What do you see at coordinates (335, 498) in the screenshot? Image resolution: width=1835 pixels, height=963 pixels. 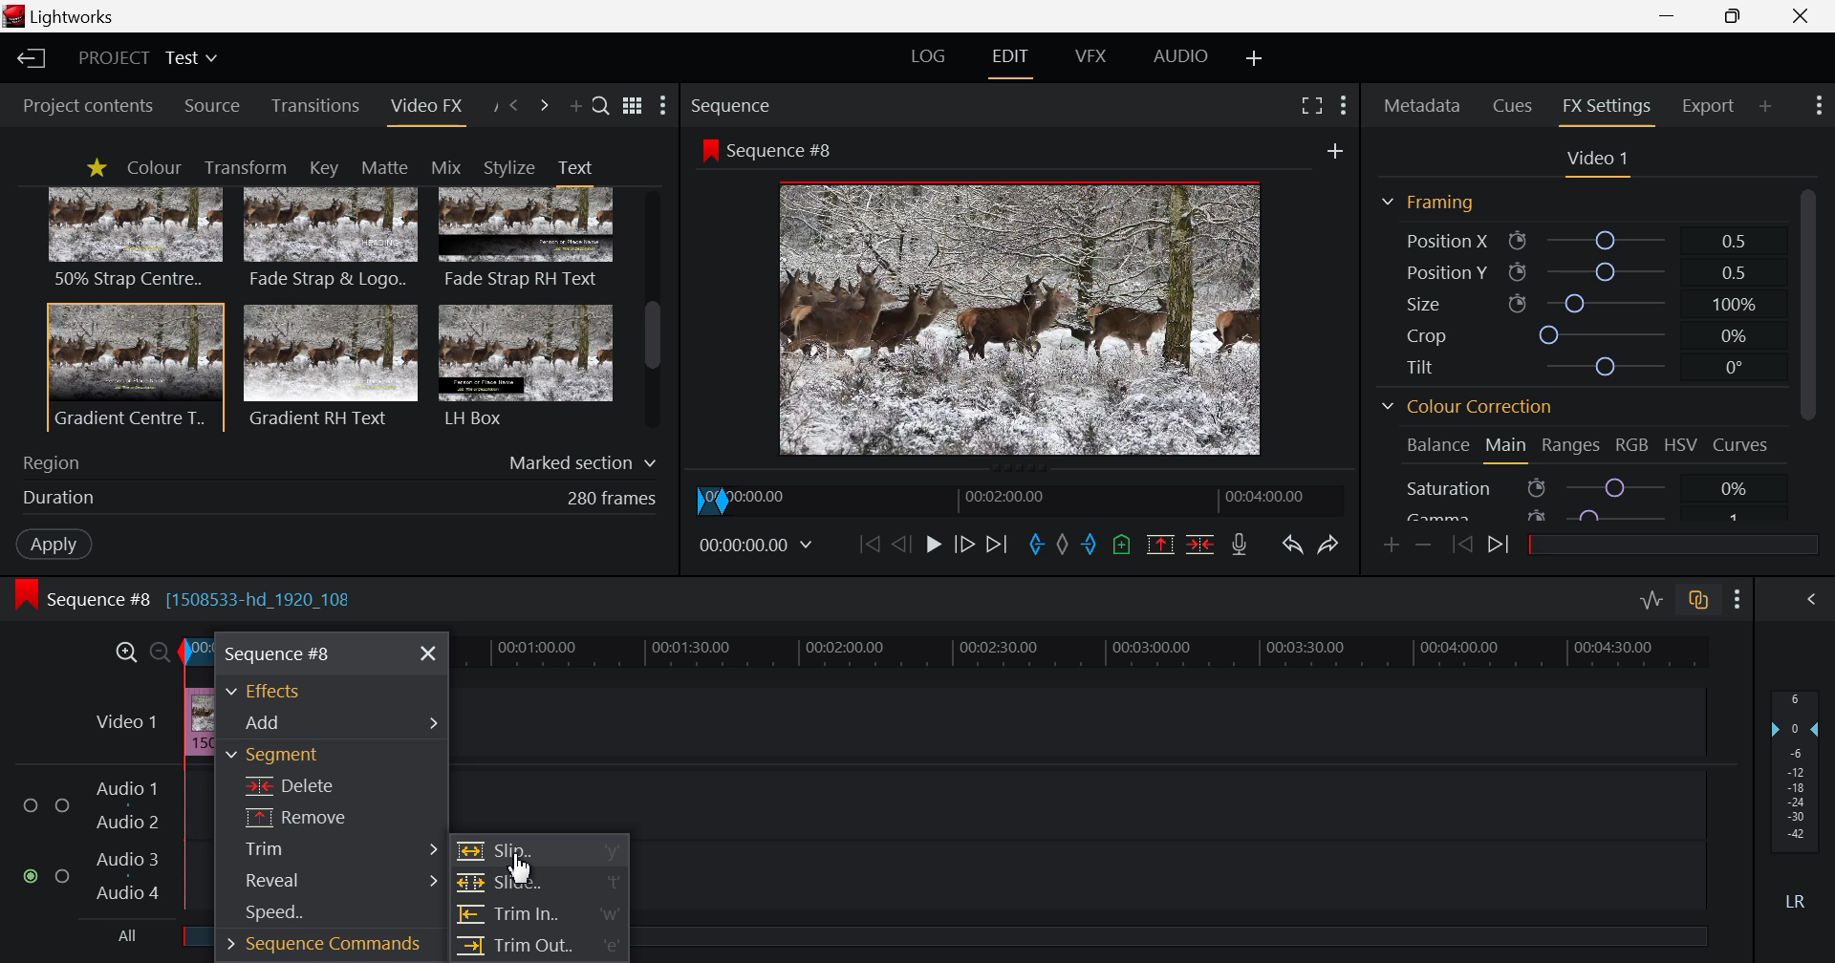 I see `Duration` at bounding box center [335, 498].